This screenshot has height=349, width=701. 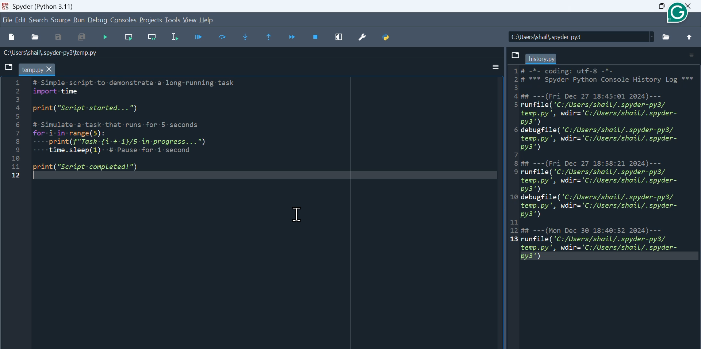 What do you see at coordinates (8, 66) in the screenshot?
I see `save file` at bounding box center [8, 66].